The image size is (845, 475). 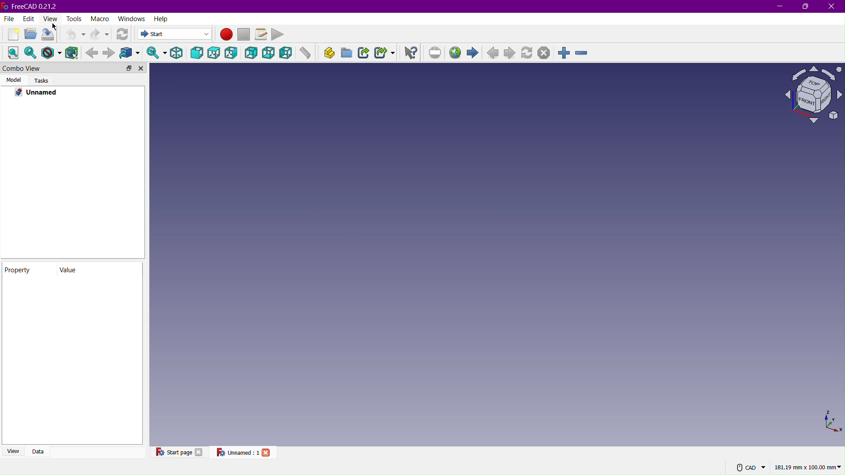 What do you see at coordinates (44, 81) in the screenshot?
I see `Tasks` at bounding box center [44, 81].